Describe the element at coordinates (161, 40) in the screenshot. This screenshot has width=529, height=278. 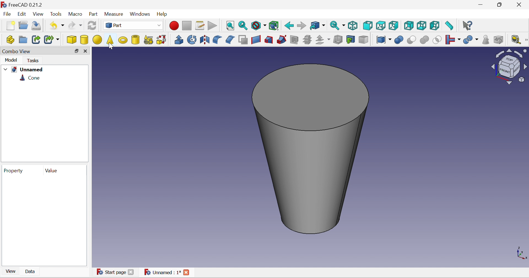
I see `Shape builder` at that location.